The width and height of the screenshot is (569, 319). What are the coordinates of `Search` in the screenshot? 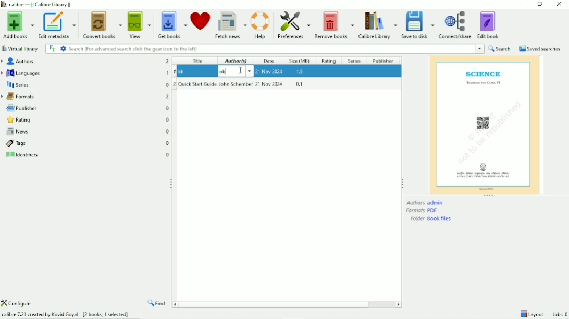 It's located at (500, 48).